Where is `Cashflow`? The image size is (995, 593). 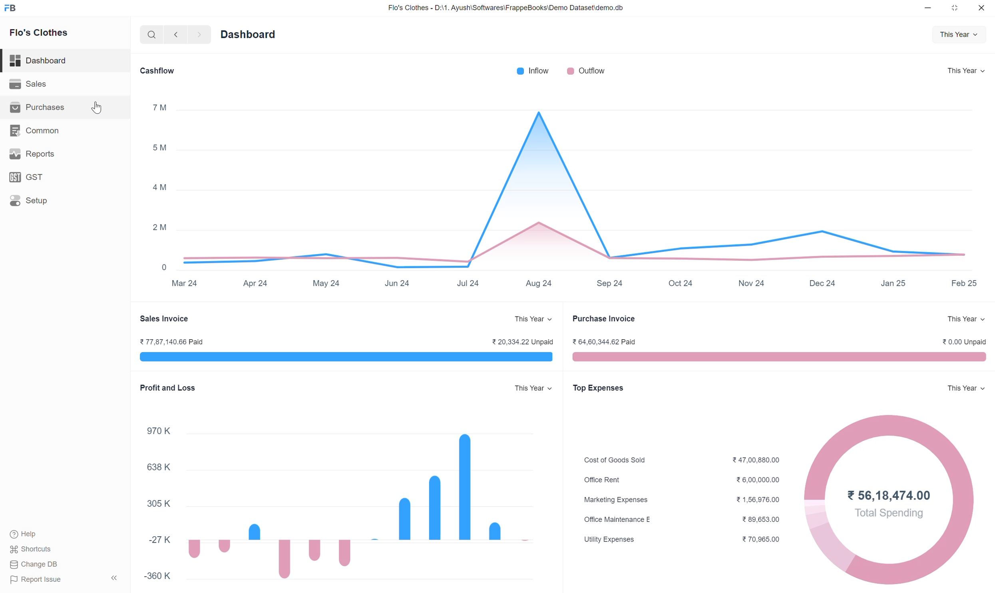
Cashflow is located at coordinates (157, 71).